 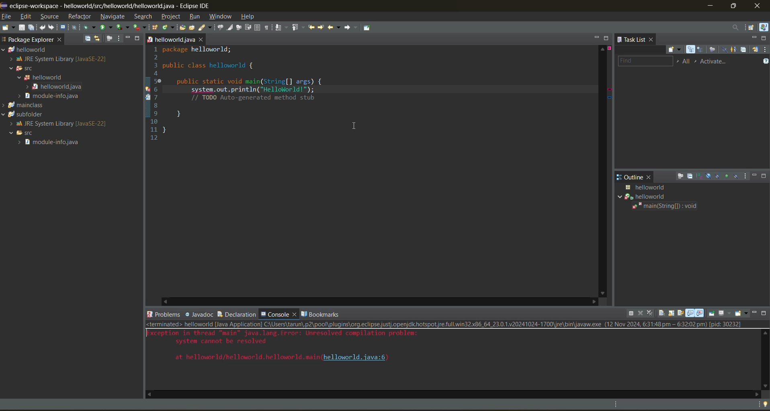 What do you see at coordinates (55, 143) in the screenshot?
I see `module info java` at bounding box center [55, 143].